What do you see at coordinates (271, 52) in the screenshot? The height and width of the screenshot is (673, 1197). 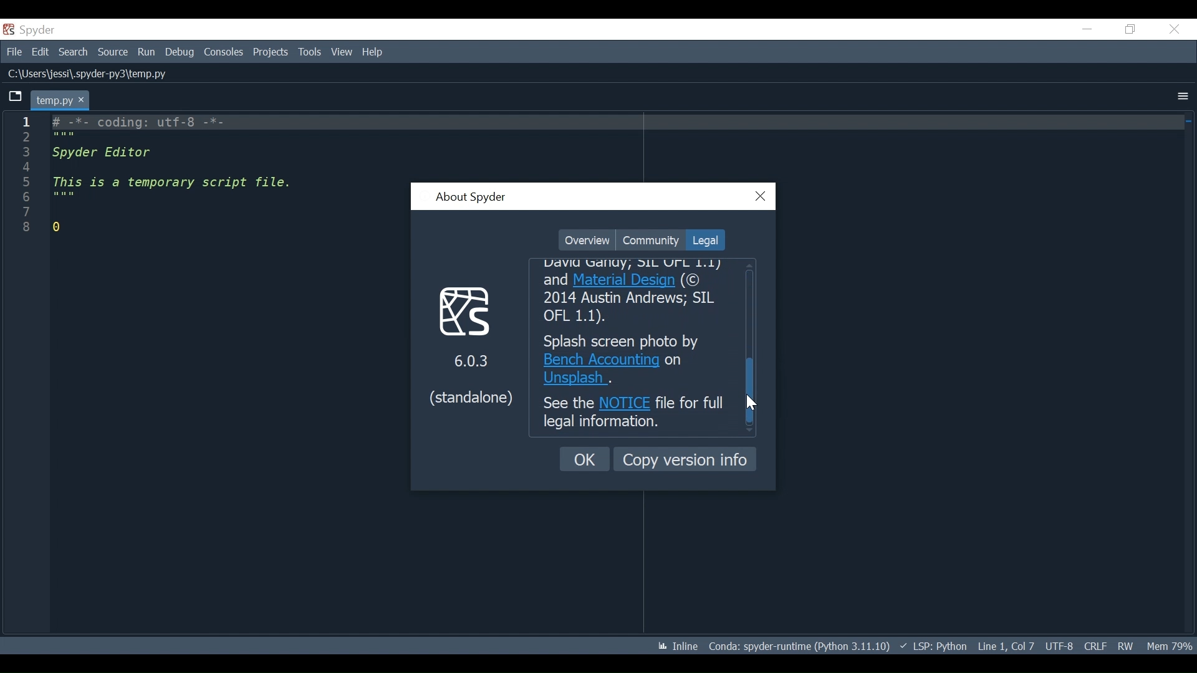 I see `Projects` at bounding box center [271, 52].